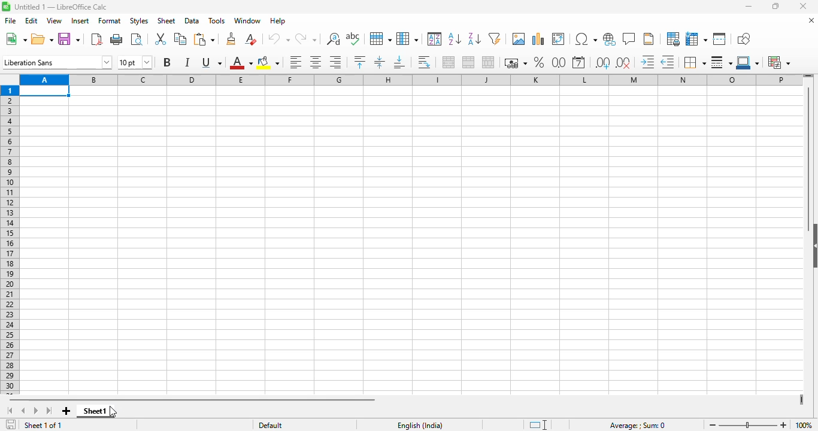  Describe the element at coordinates (559, 62) in the screenshot. I see `format as number` at that location.